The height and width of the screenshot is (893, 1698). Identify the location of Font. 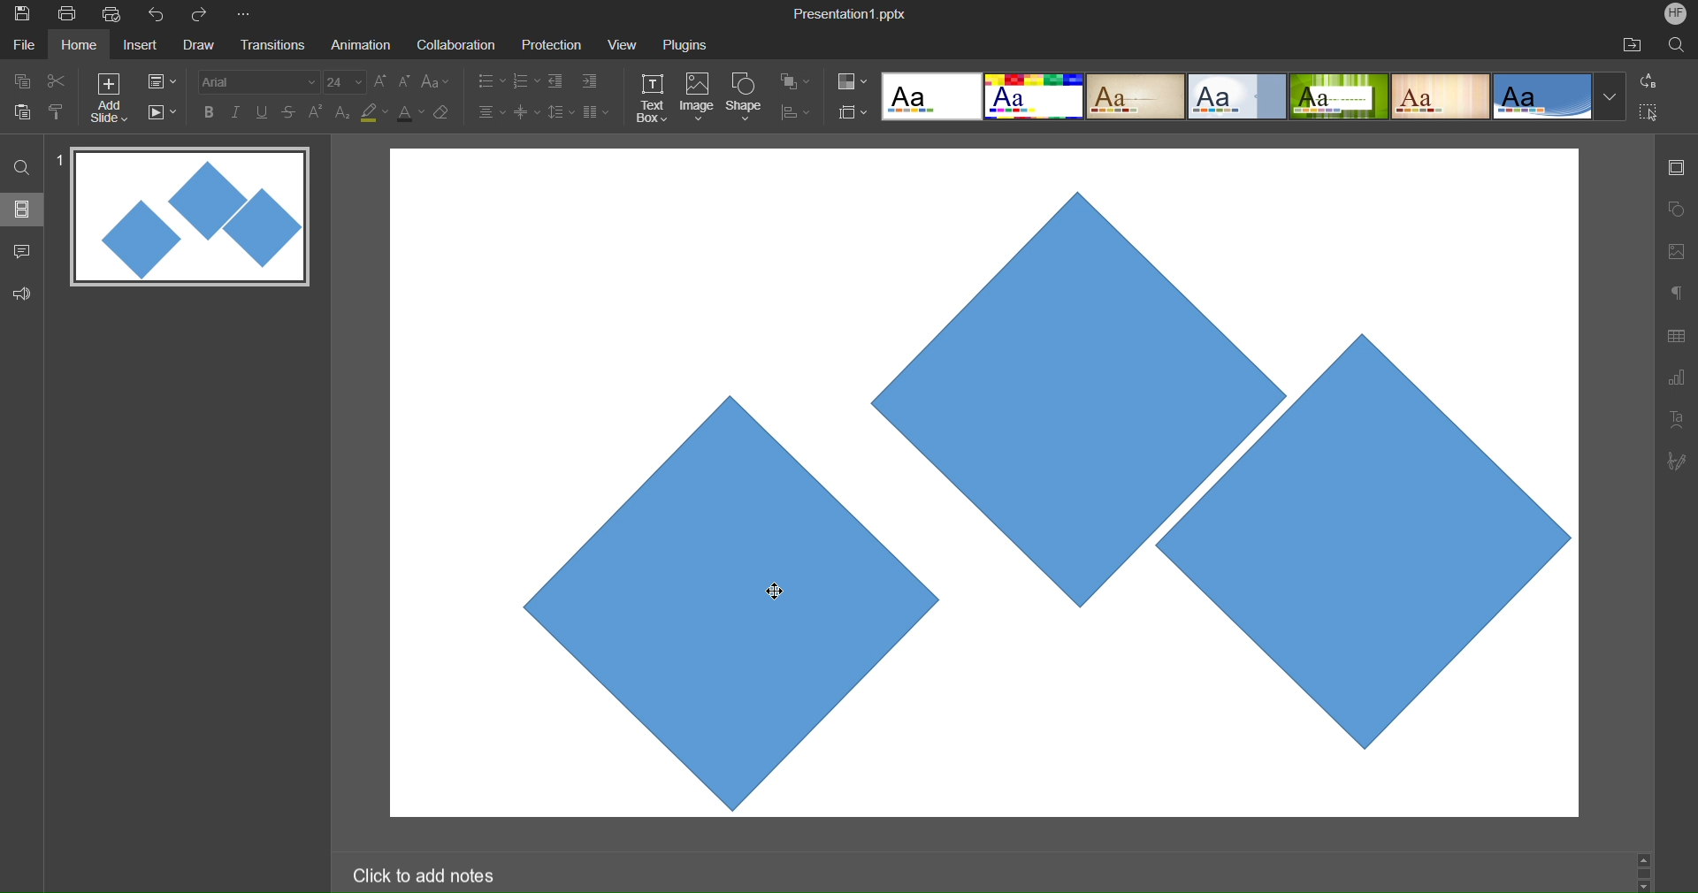
(256, 81).